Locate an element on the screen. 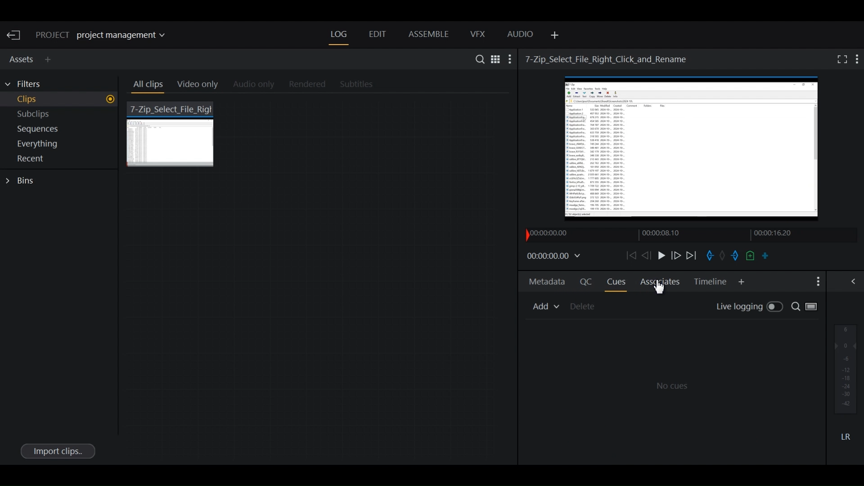 The width and height of the screenshot is (864, 486). Fullscreen is located at coordinates (840, 59).